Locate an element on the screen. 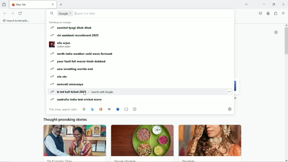 This screenshot has height=162, width=288. extensions is located at coordinates (276, 13).